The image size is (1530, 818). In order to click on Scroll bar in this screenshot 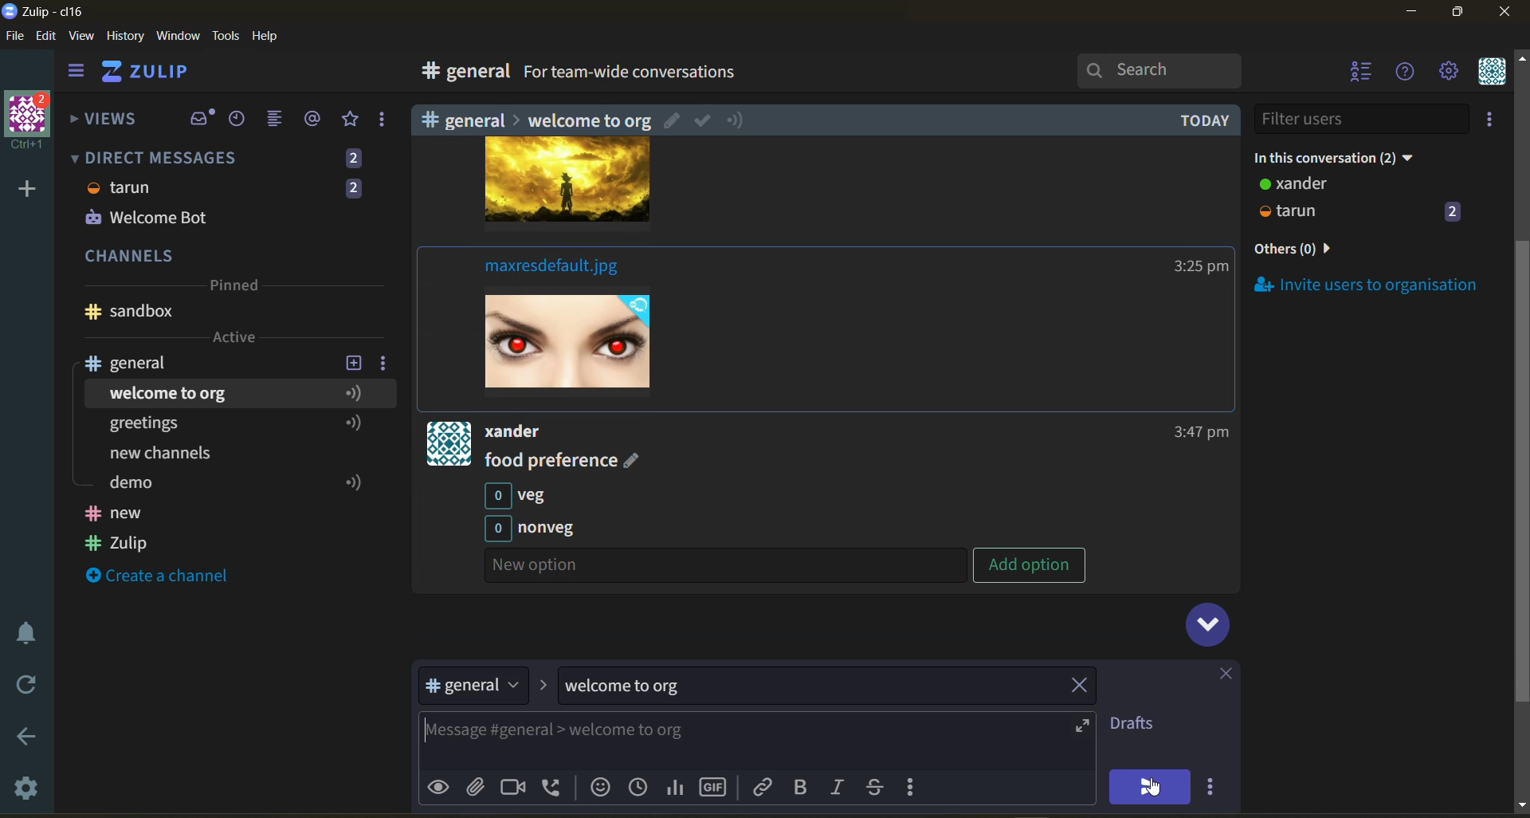, I will do `click(1520, 426)`.